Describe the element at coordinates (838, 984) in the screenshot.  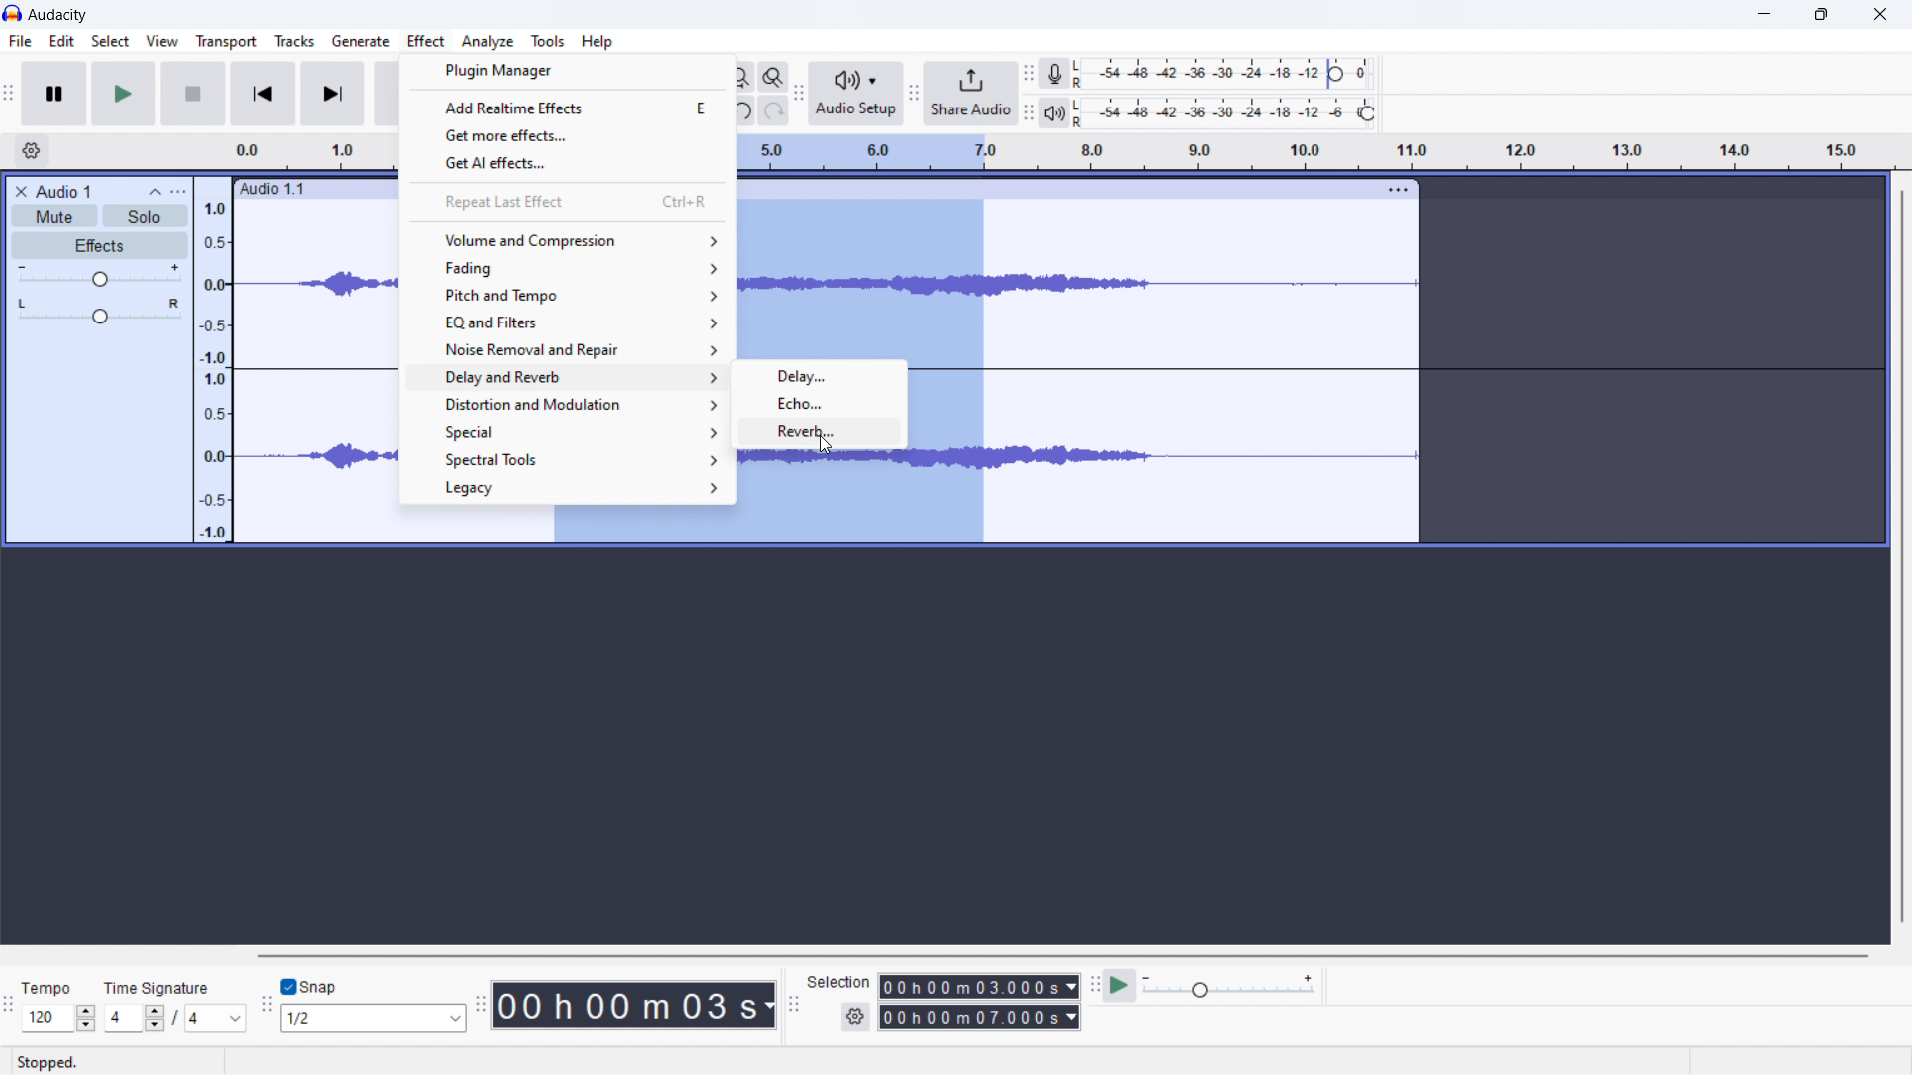
I see `Selection` at that location.